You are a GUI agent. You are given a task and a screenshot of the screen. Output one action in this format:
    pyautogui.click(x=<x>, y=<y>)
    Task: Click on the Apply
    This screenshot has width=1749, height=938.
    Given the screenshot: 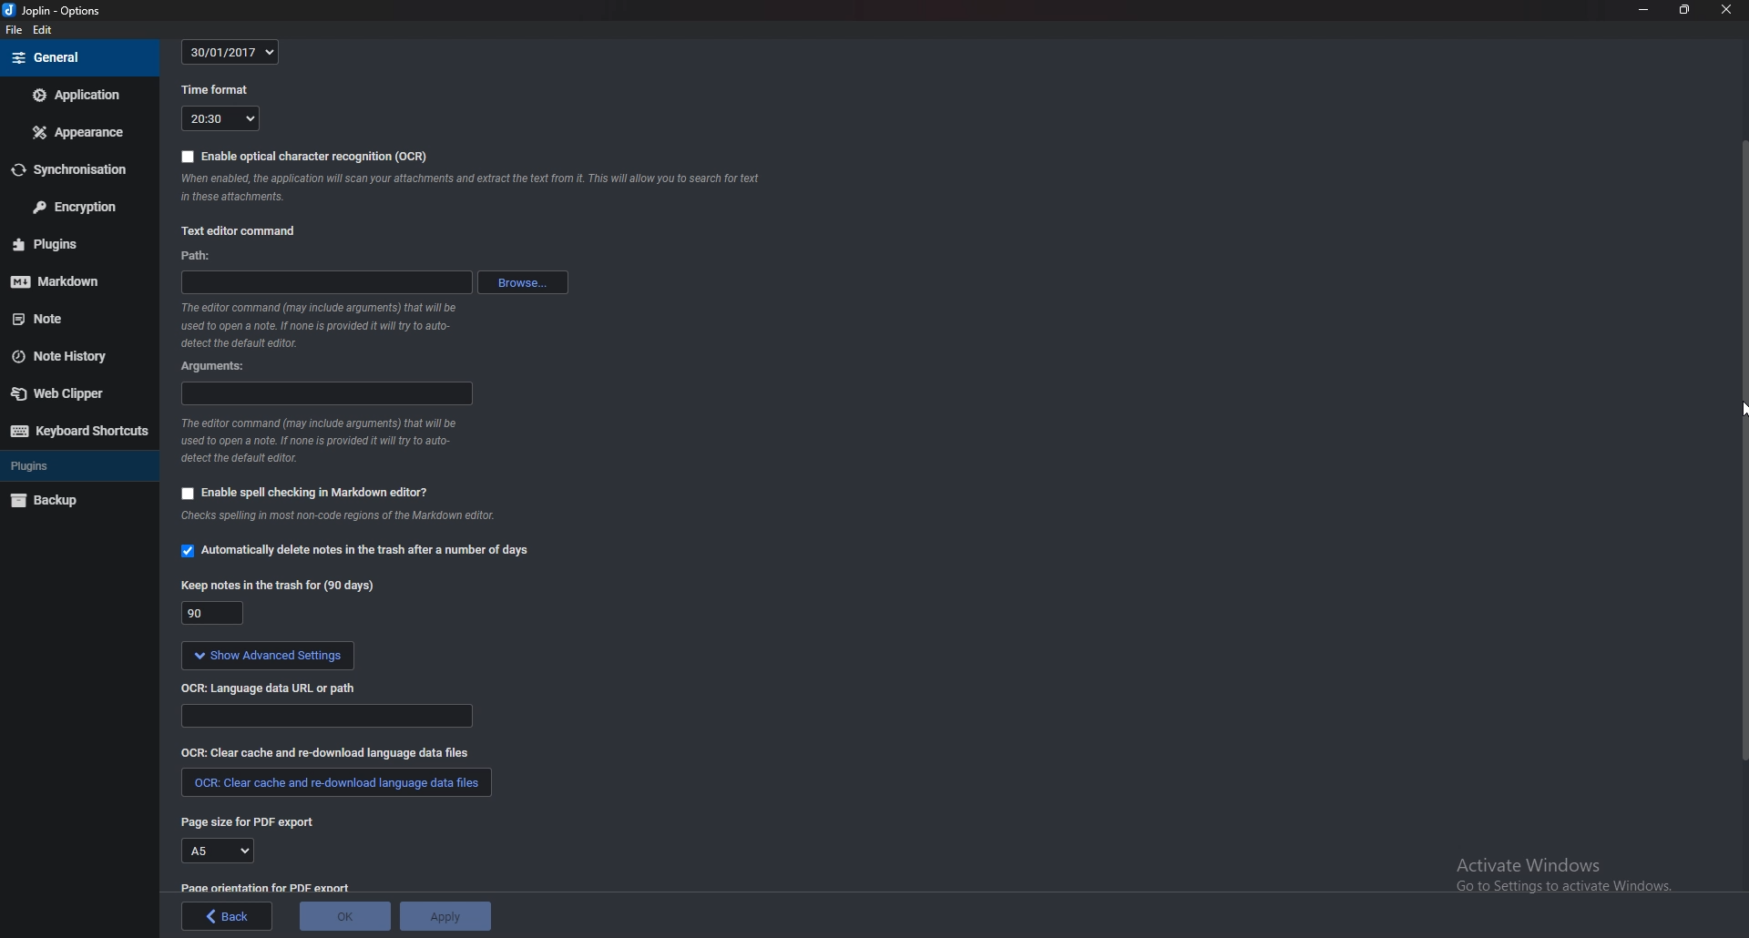 What is the action you would take?
    pyautogui.click(x=448, y=914)
    